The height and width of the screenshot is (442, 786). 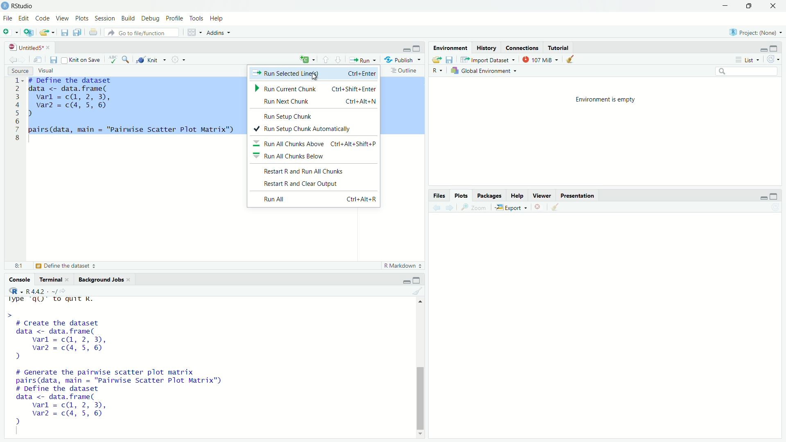 What do you see at coordinates (437, 71) in the screenshot?
I see `R` at bounding box center [437, 71].